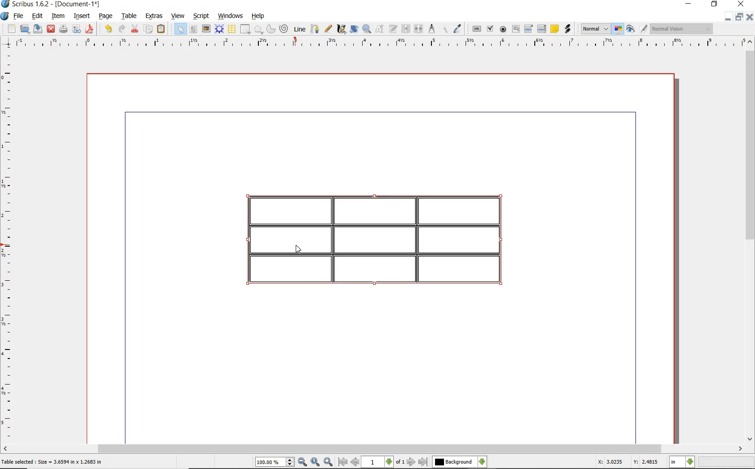 The height and width of the screenshot is (469, 755). Describe the element at coordinates (219, 30) in the screenshot. I see `render frame` at that location.